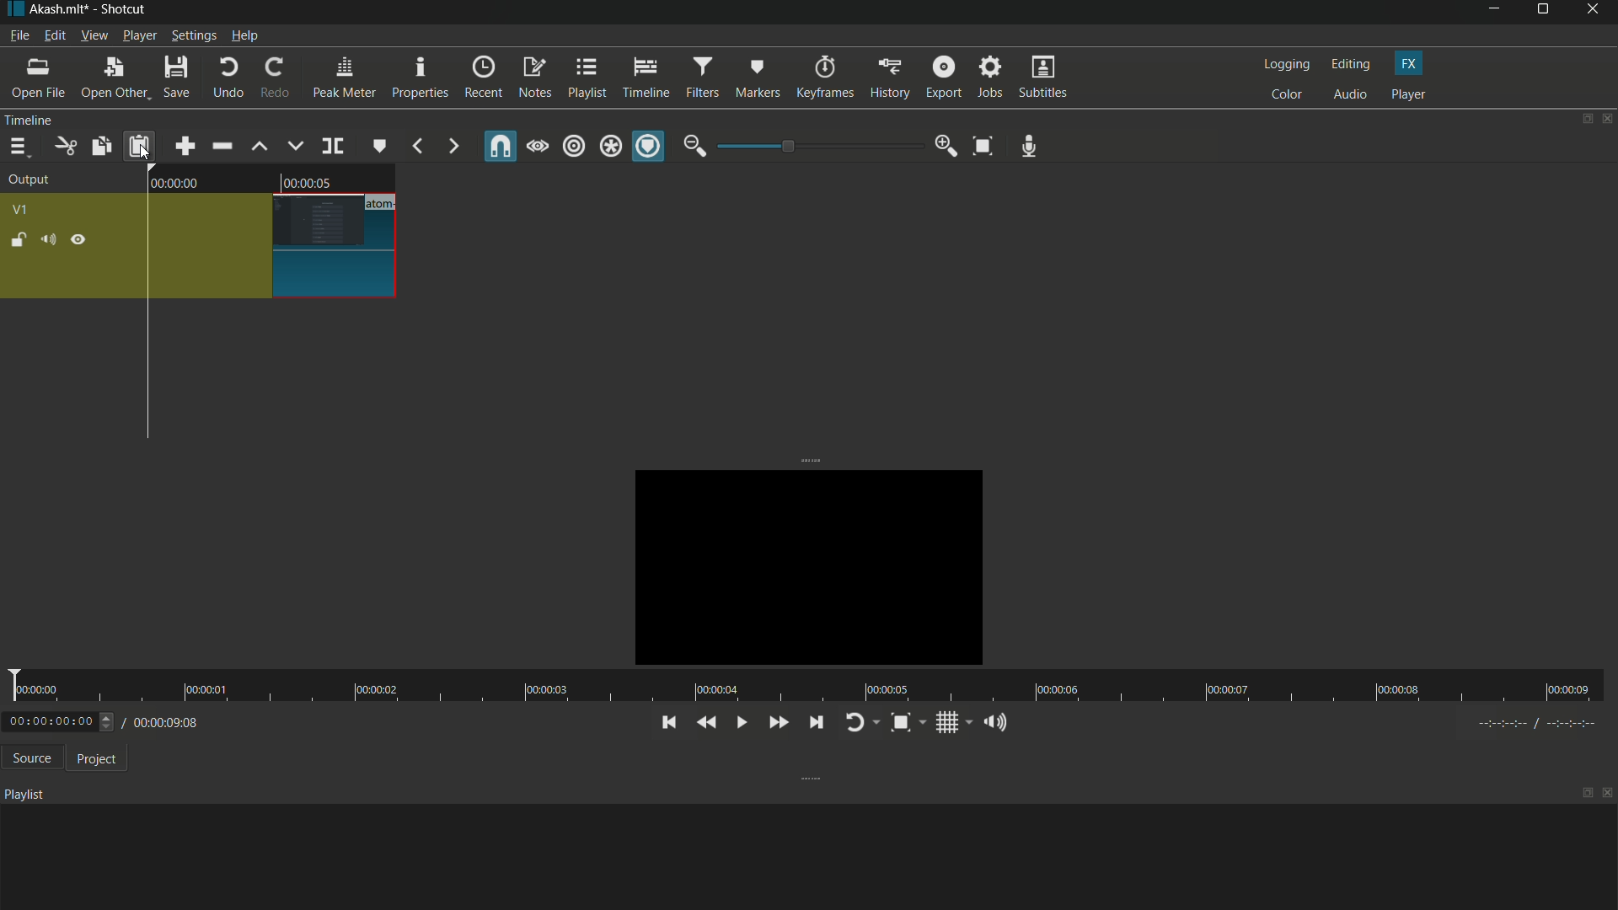 The height and width of the screenshot is (910, 1618). Describe the element at coordinates (331, 147) in the screenshot. I see `split as playhead` at that location.